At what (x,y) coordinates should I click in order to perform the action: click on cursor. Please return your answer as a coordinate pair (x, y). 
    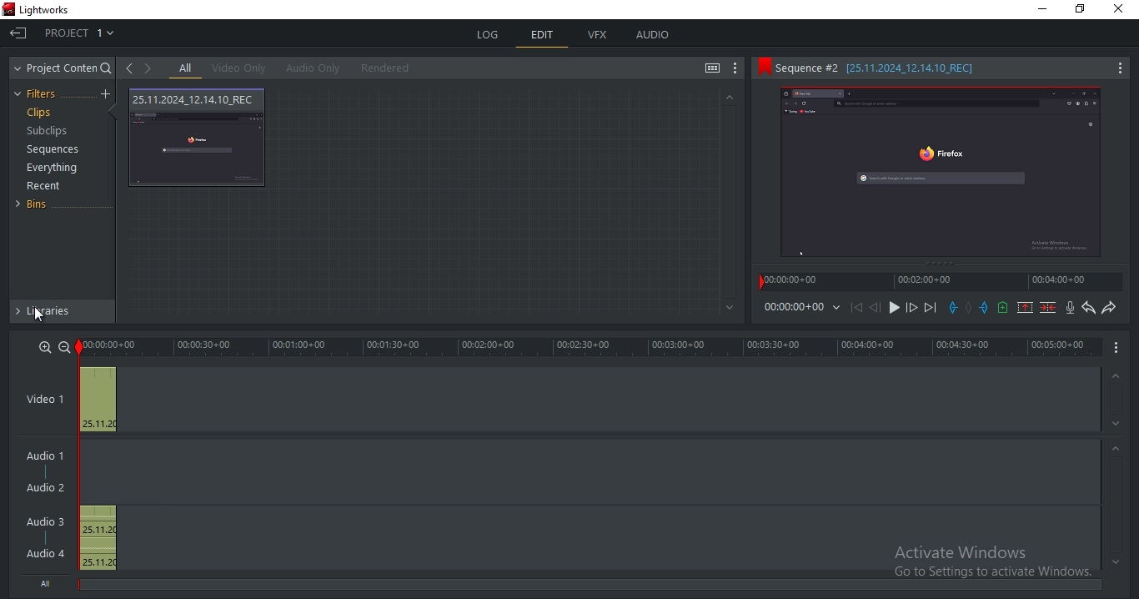
    Looking at the image, I should click on (41, 317).